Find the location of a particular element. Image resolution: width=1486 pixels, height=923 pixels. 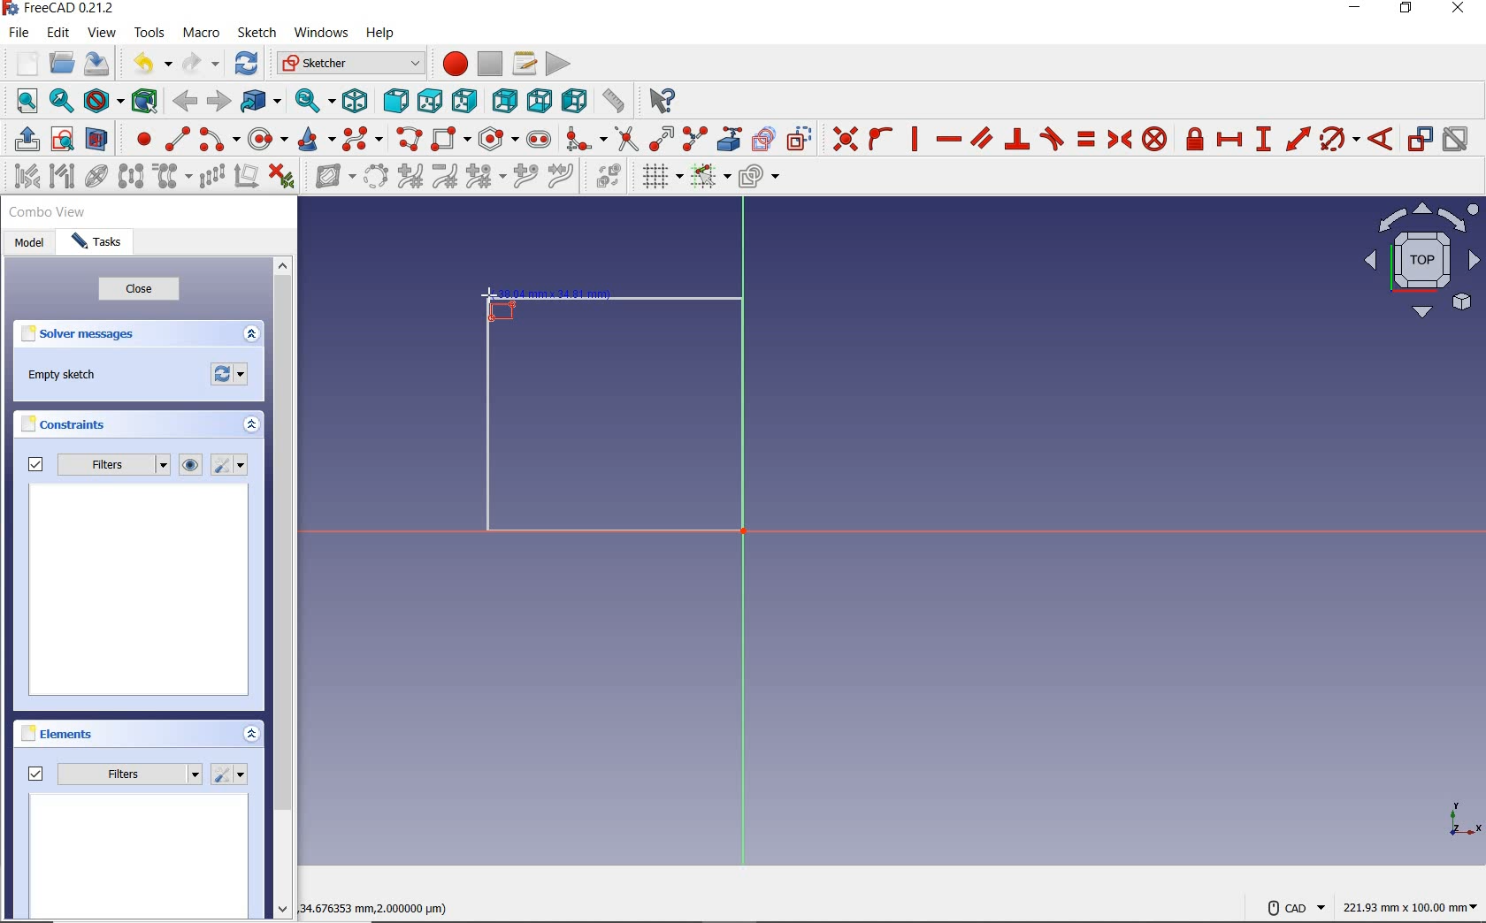

left is located at coordinates (574, 102).